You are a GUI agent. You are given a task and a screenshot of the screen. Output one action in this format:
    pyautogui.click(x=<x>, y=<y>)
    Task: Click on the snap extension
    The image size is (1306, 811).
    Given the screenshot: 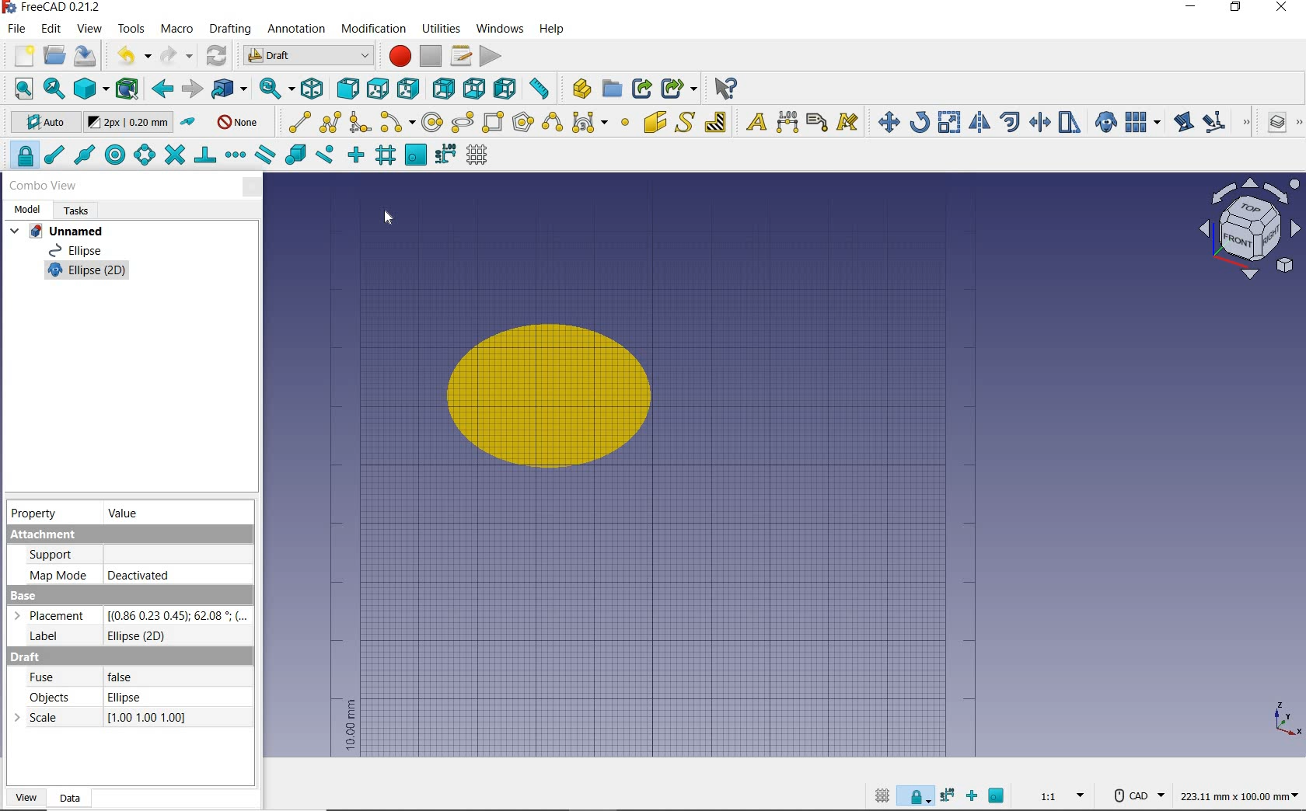 What is the action you would take?
    pyautogui.click(x=236, y=155)
    